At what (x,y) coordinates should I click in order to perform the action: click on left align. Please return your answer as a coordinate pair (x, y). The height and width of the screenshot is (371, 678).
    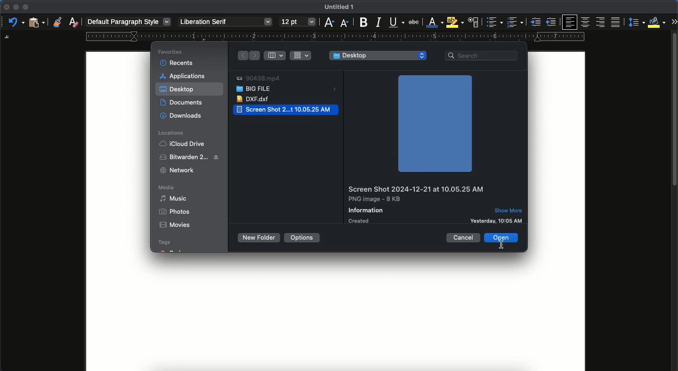
    Looking at the image, I should click on (571, 22).